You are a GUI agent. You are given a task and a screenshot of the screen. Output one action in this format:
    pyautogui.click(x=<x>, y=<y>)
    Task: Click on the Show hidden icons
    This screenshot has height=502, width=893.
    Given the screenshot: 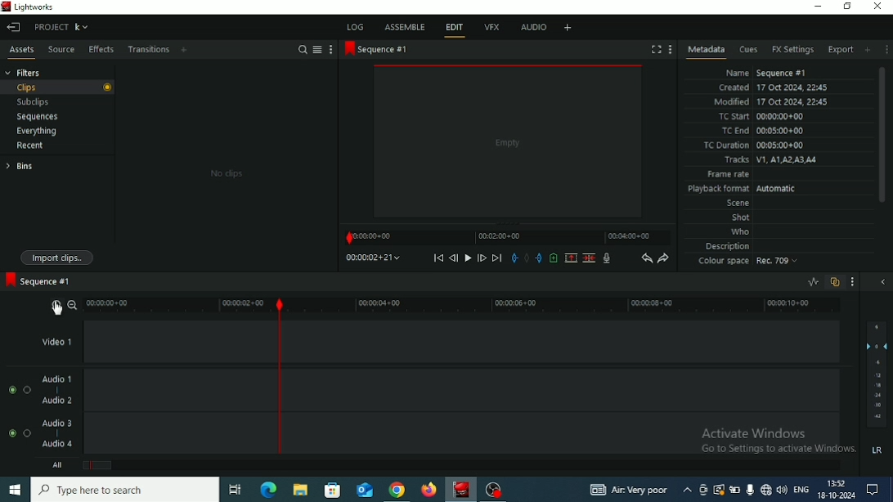 What is the action you would take?
    pyautogui.click(x=687, y=490)
    